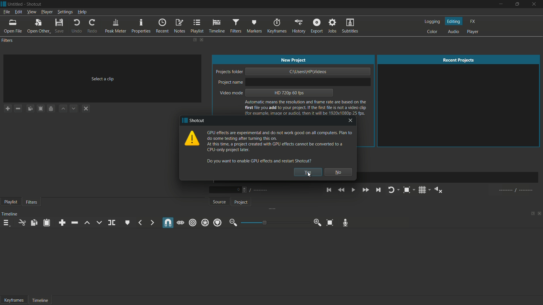 The height and width of the screenshot is (305, 543). Describe the element at coordinates (3, 3) in the screenshot. I see `app icon` at that location.